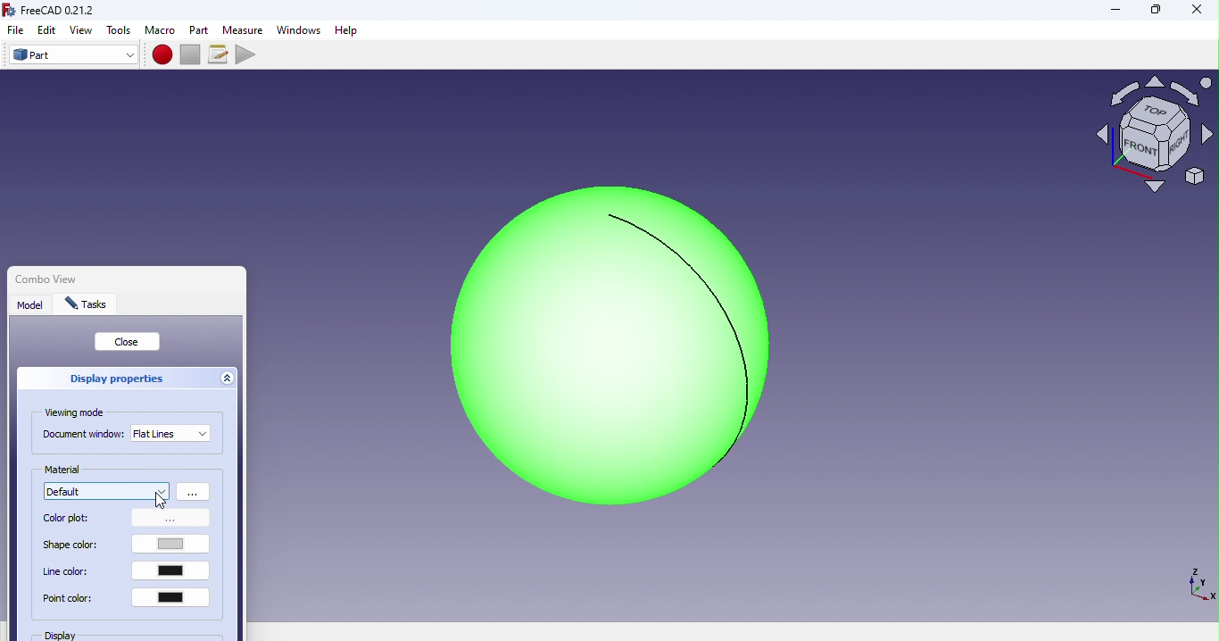  Describe the element at coordinates (129, 342) in the screenshot. I see `Close` at that location.